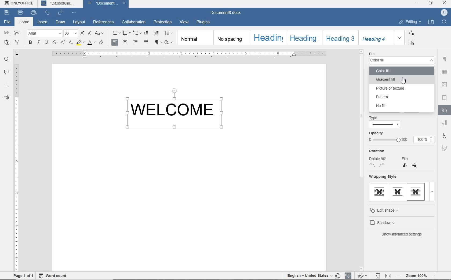 The height and width of the screenshot is (280, 451). I want to click on PARAGRAPH LINE SPACING, so click(168, 33).